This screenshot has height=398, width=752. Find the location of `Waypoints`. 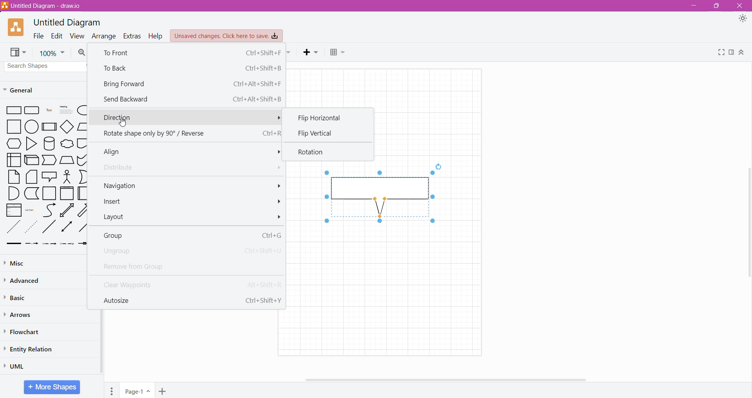

Waypoints is located at coordinates (289, 53).